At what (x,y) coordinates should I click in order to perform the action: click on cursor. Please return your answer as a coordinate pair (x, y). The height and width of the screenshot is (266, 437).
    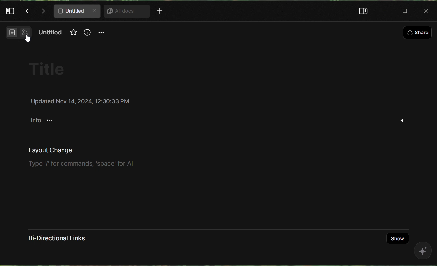
    Looking at the image, I should click on (28, 41).